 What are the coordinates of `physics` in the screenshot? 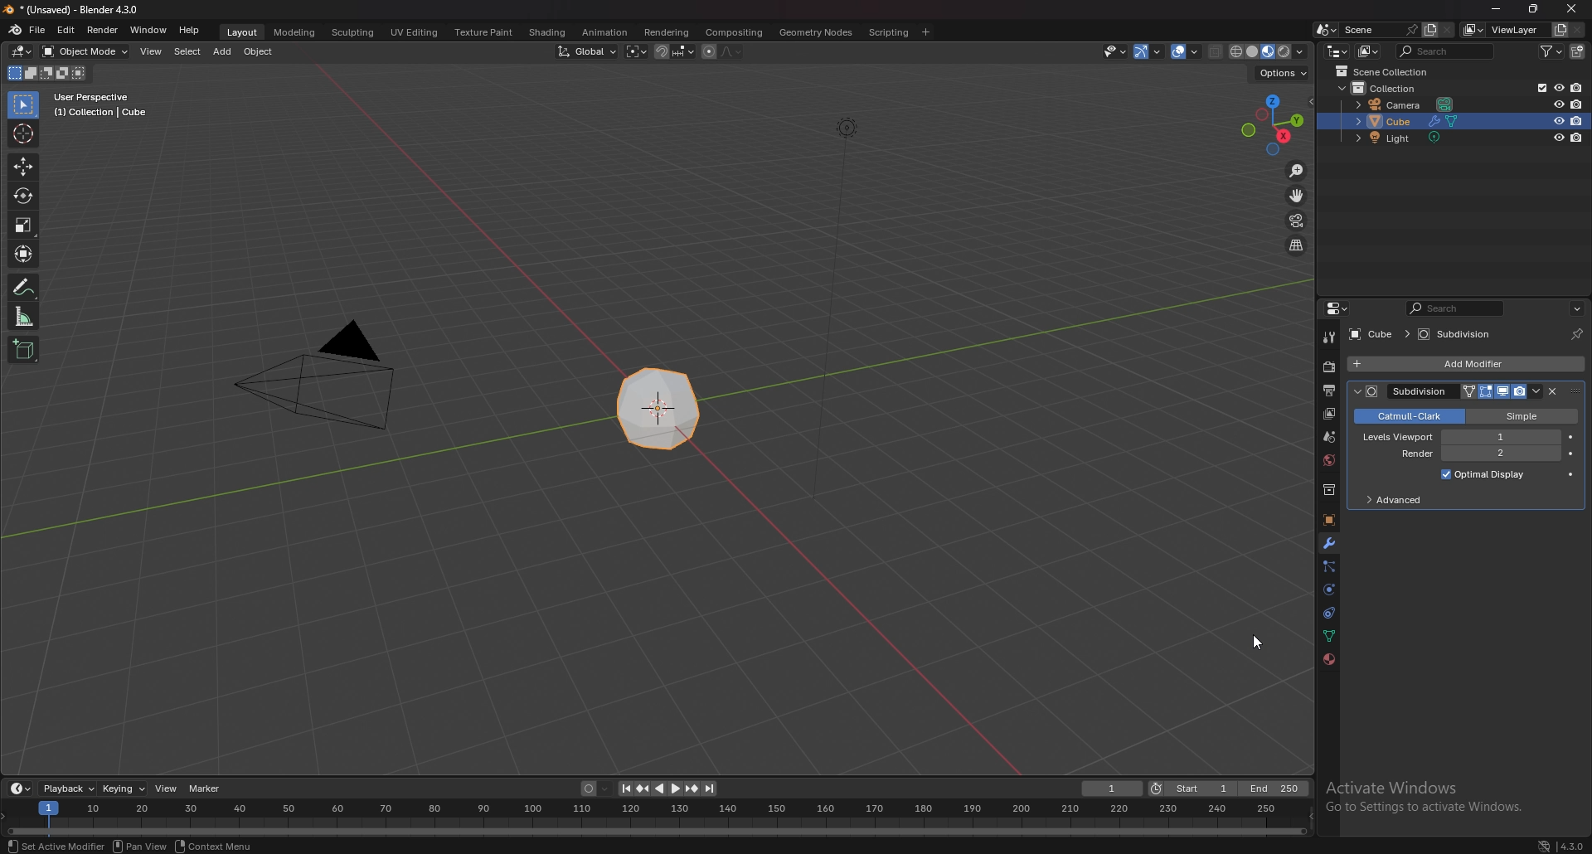 It's located at (1328, 590).